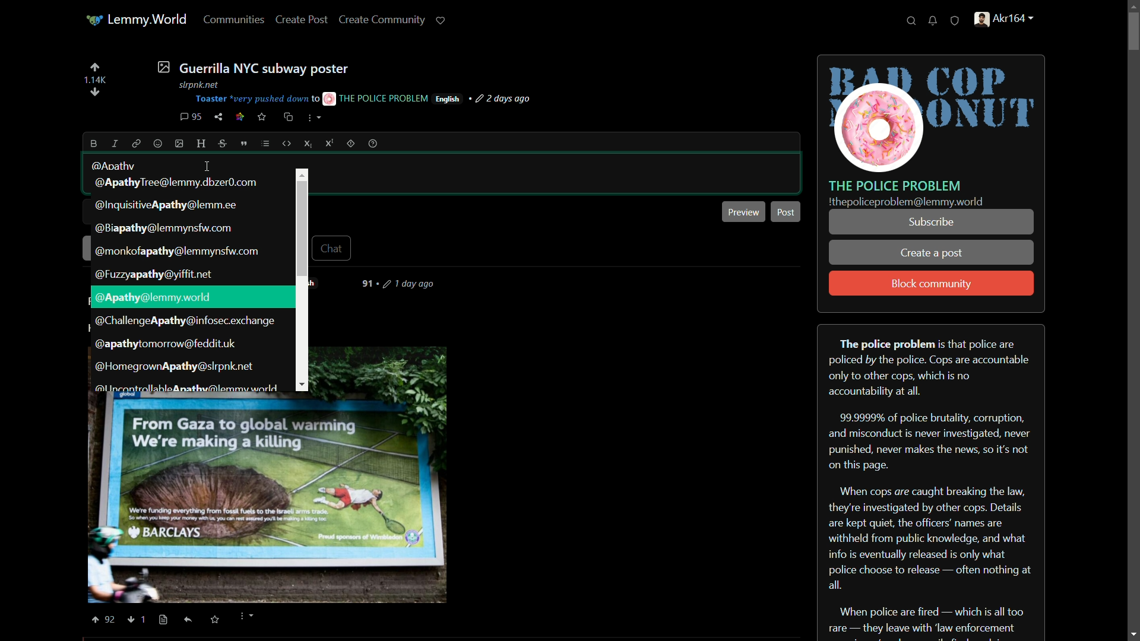  I want to click on cursor, so click(205, 167).